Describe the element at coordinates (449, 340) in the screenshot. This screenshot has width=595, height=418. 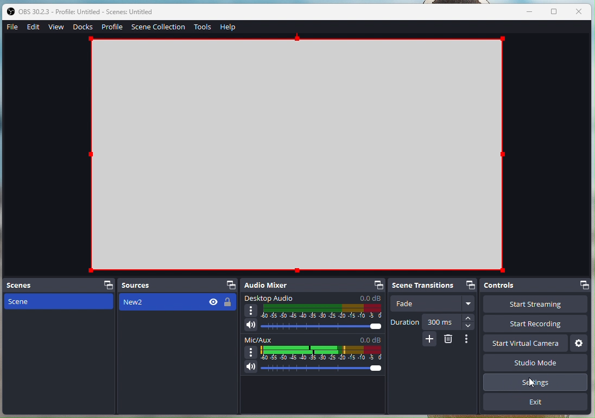
I see `erase` at that location.